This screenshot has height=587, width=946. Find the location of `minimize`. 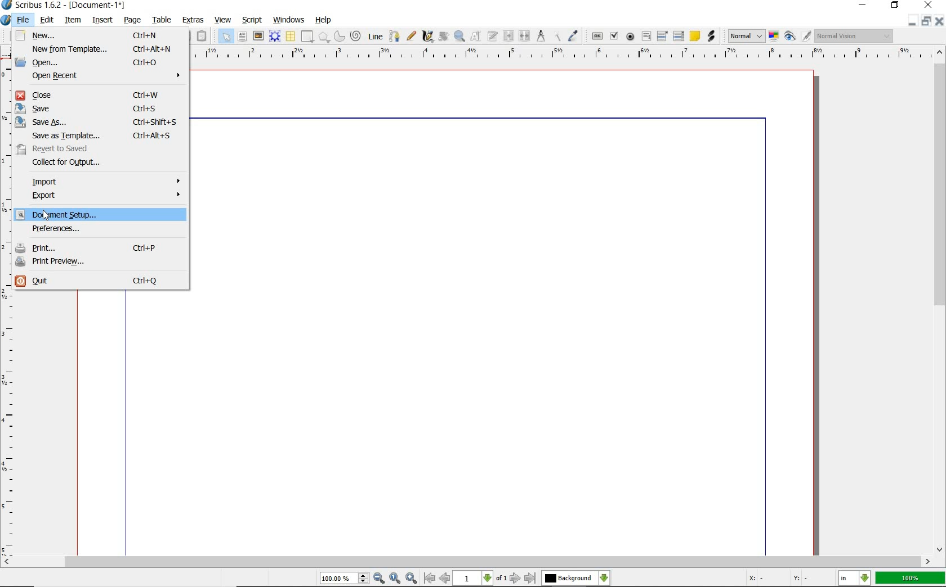

minimize is located at coordinates (940, 22).